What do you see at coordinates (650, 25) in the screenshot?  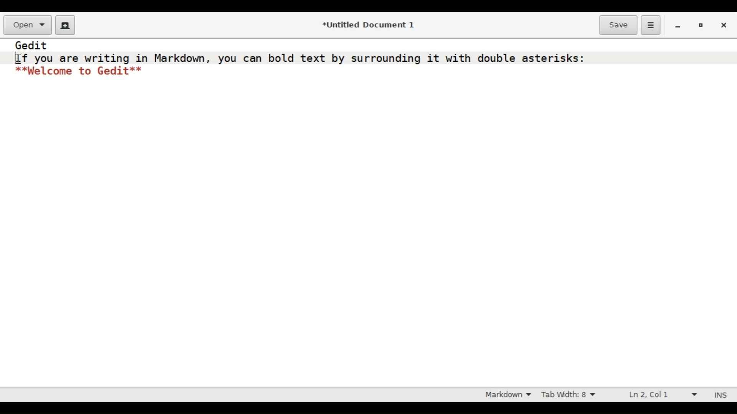 I see `Application menu` at bounding box center [650, 25].